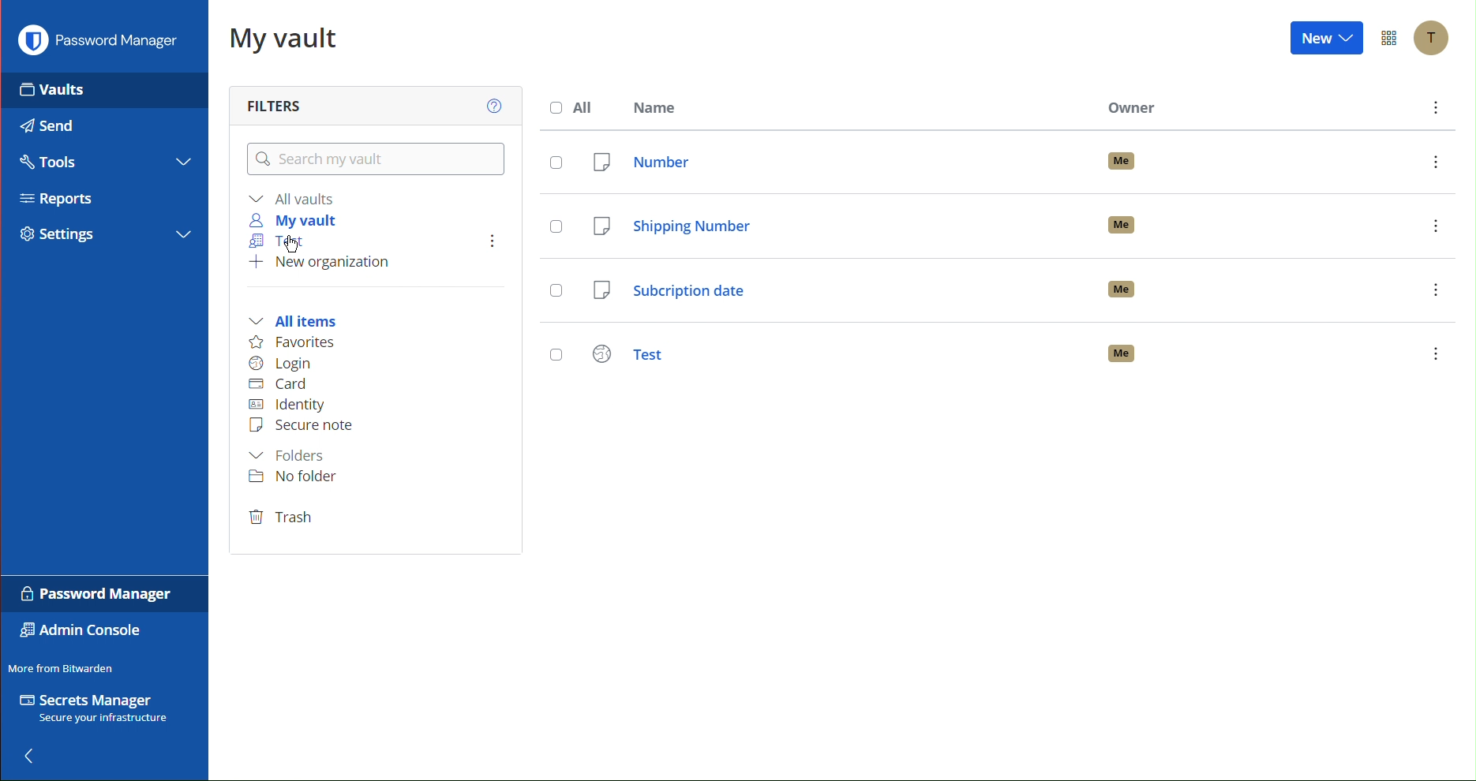  I want to click on Identity, so click(294, 405).